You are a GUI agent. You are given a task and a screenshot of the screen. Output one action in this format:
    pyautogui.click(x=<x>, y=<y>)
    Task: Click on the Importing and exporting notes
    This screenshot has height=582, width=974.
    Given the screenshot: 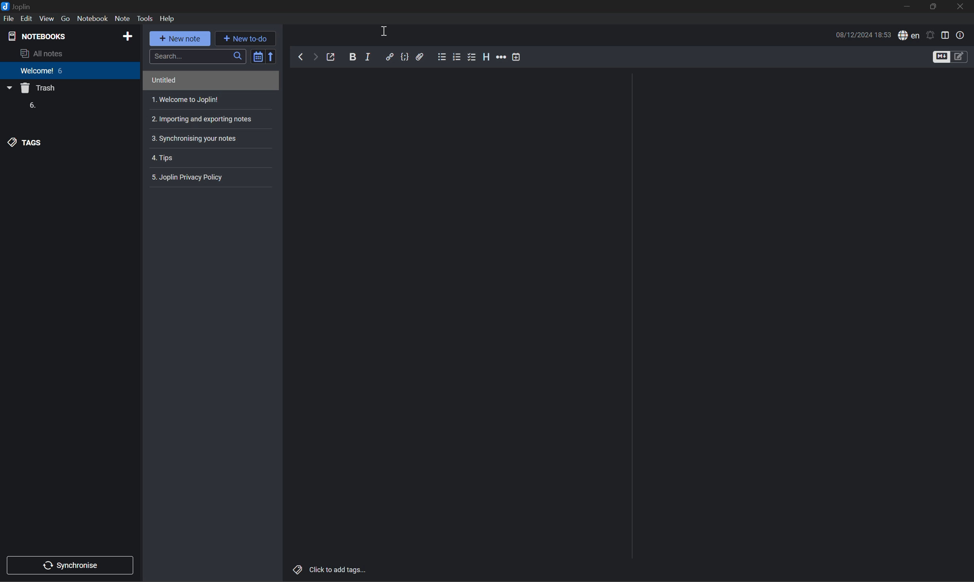 What is the action you would take?
    pyautogui.click(x=205, y=118)
    